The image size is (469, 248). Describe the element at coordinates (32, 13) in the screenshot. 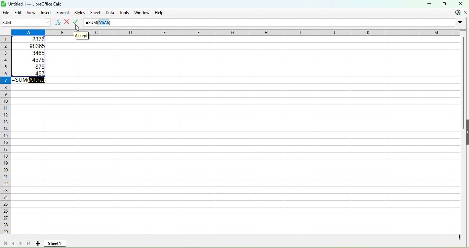

I see `View` at that location.